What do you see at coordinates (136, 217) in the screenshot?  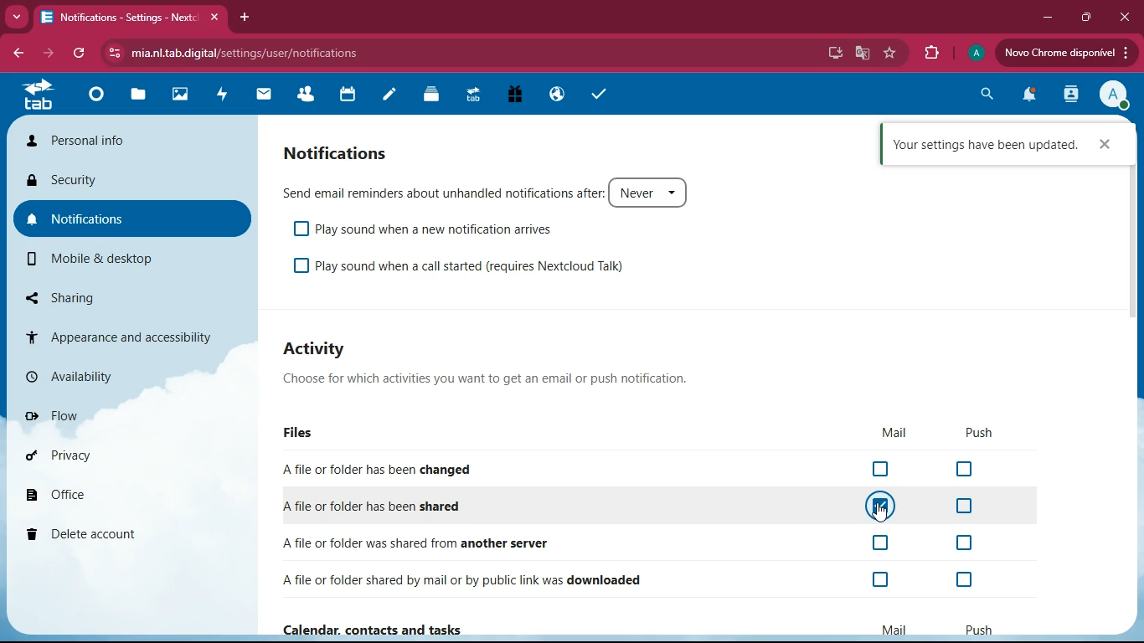 I see `notifications` at bounding box center [136, 217].